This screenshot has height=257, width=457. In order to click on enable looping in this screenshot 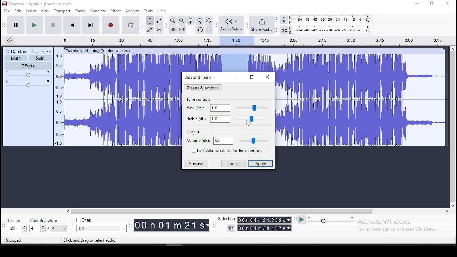, I will do `click(130, 25)`.